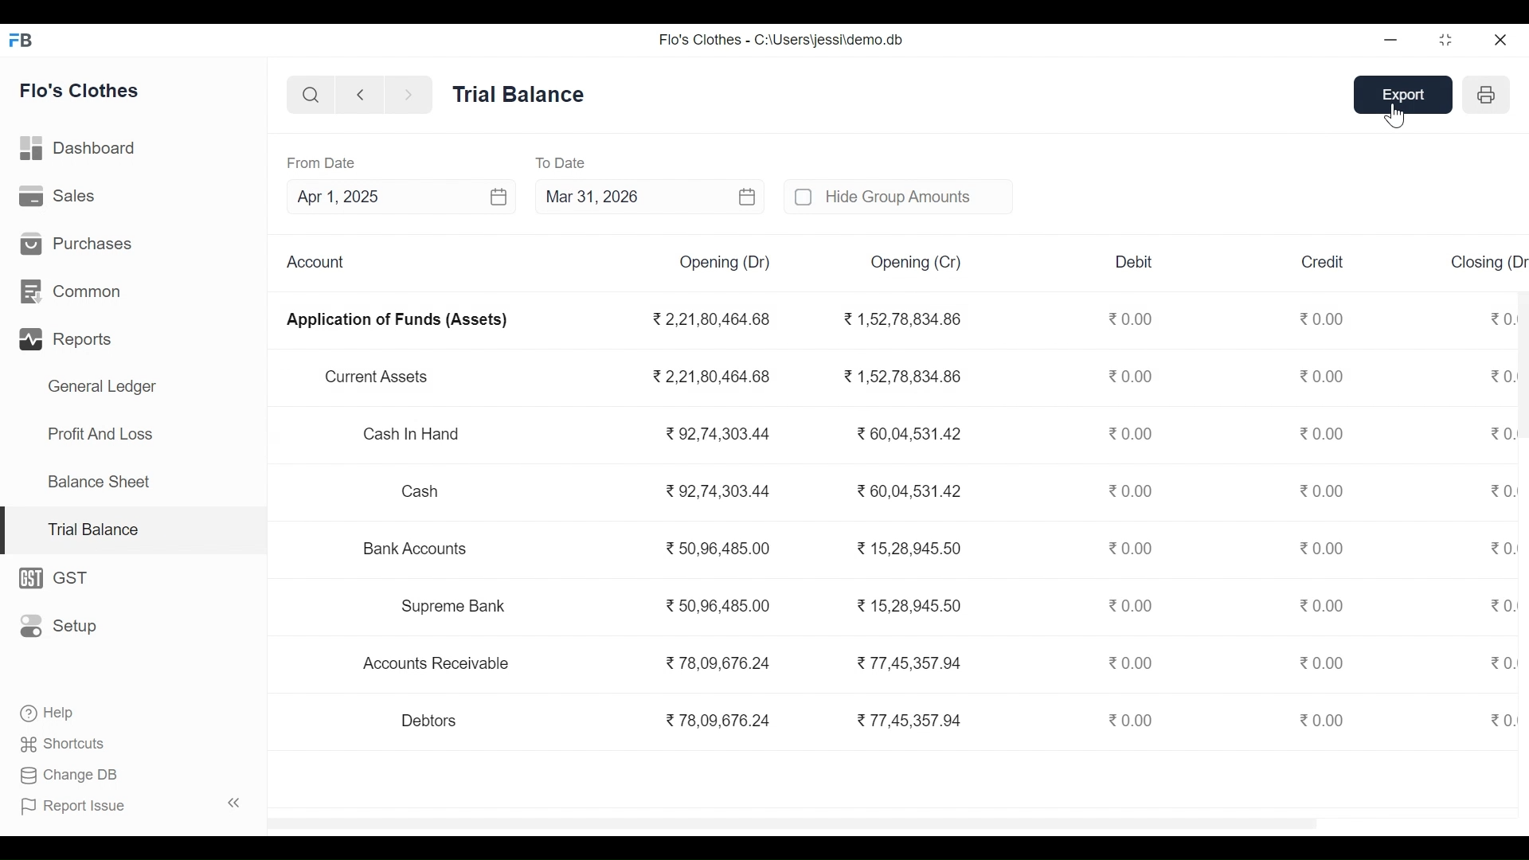  Describe the element at coordinates (1128, 433) in the screenshot. I see `0.00` at that location.